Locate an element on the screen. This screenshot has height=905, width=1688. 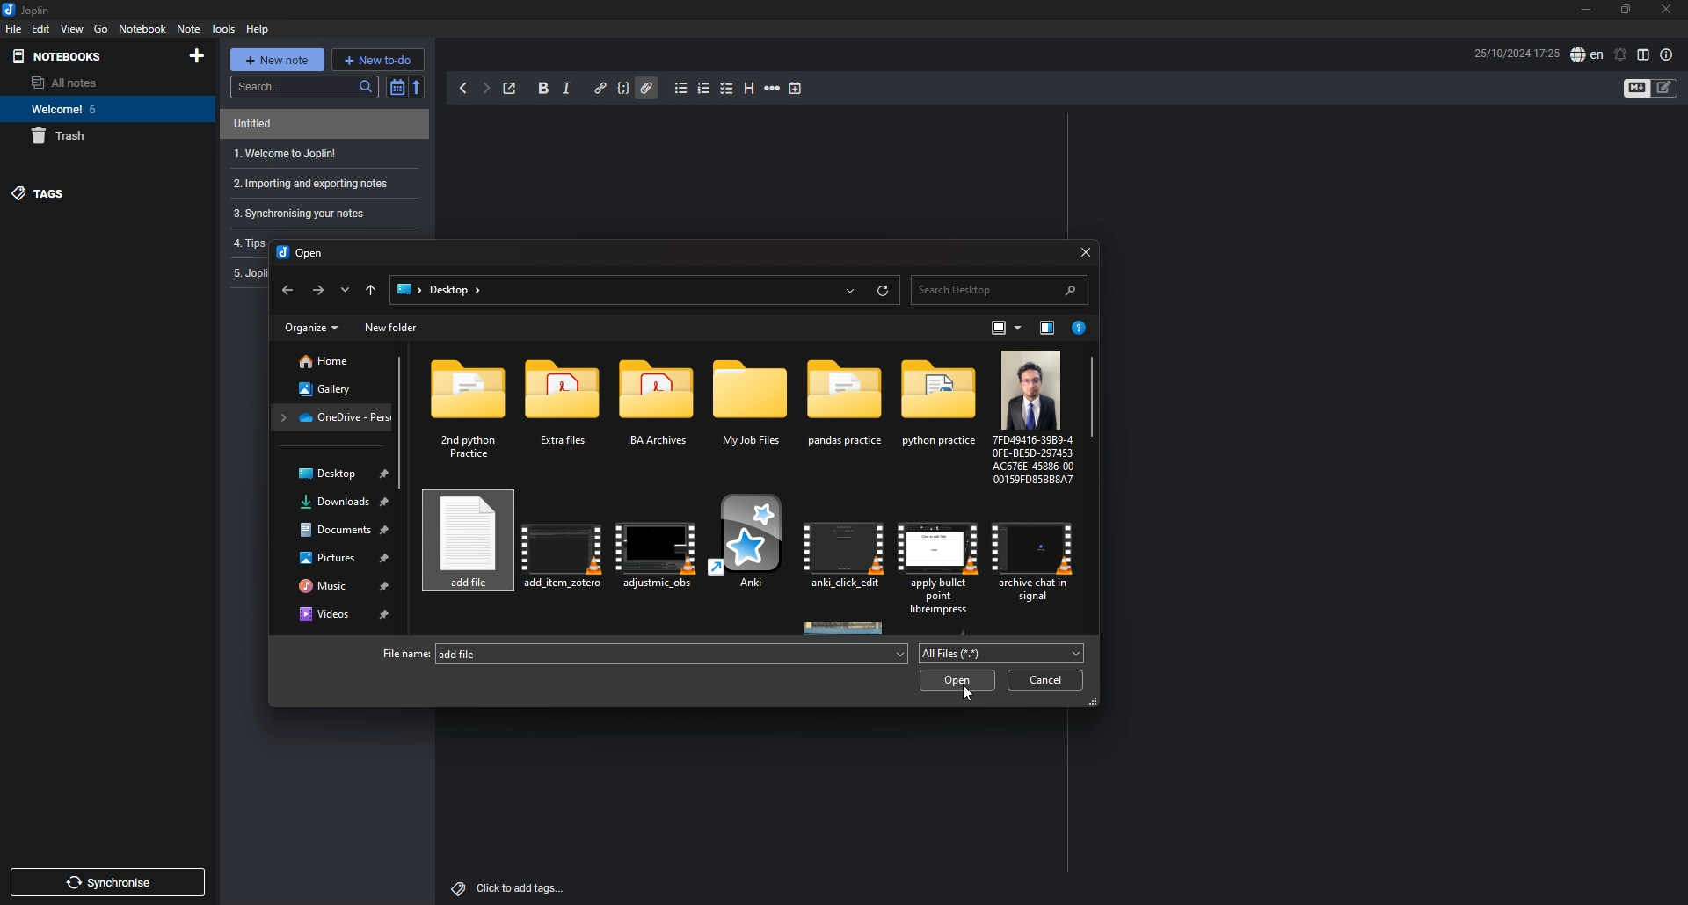
recent is located at coordinates (344, 289).